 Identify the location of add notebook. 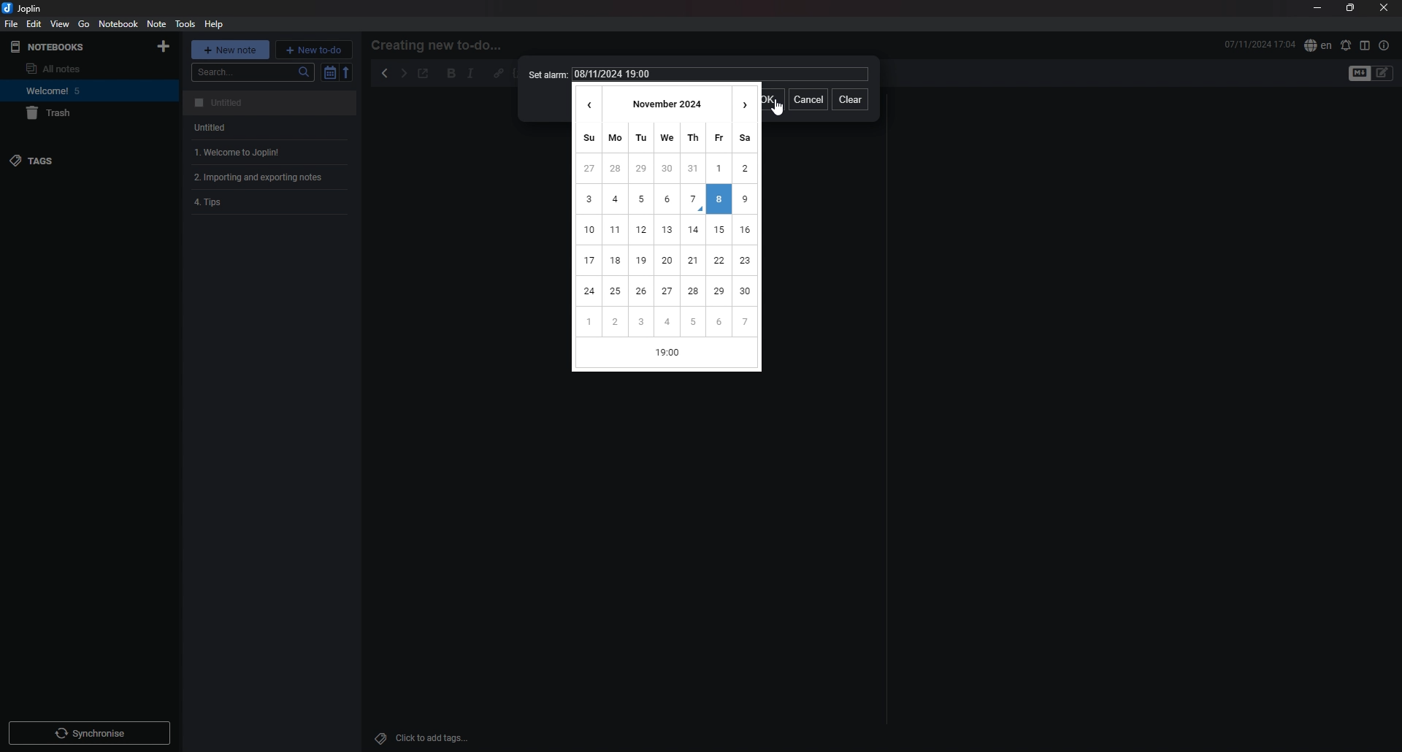
(165, 46).